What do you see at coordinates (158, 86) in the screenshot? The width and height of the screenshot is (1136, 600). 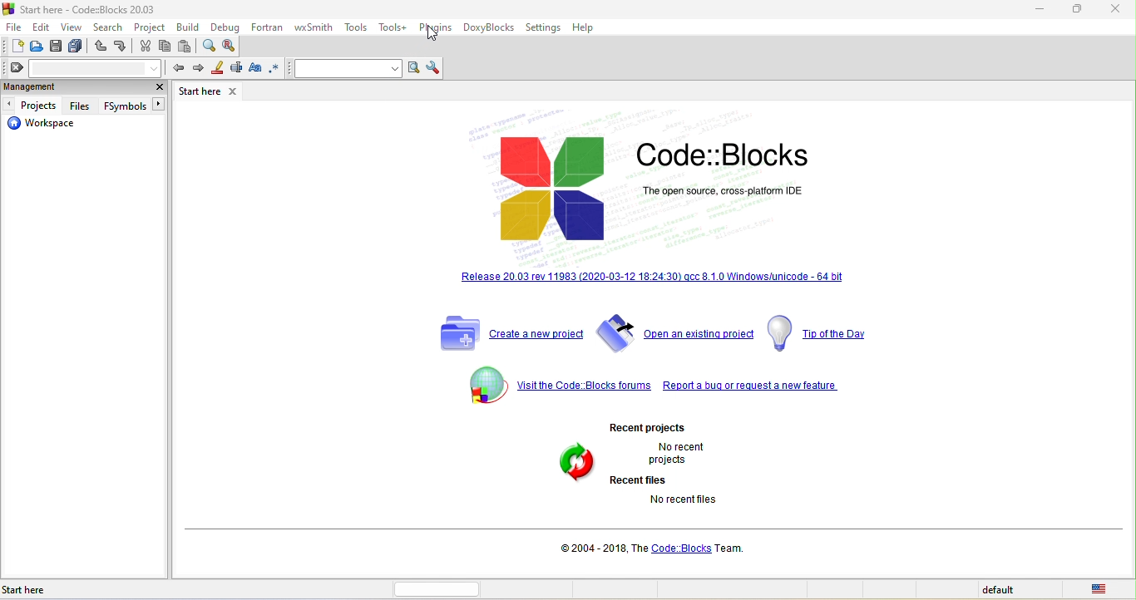 I see `close` at bounding box center [158, 86].